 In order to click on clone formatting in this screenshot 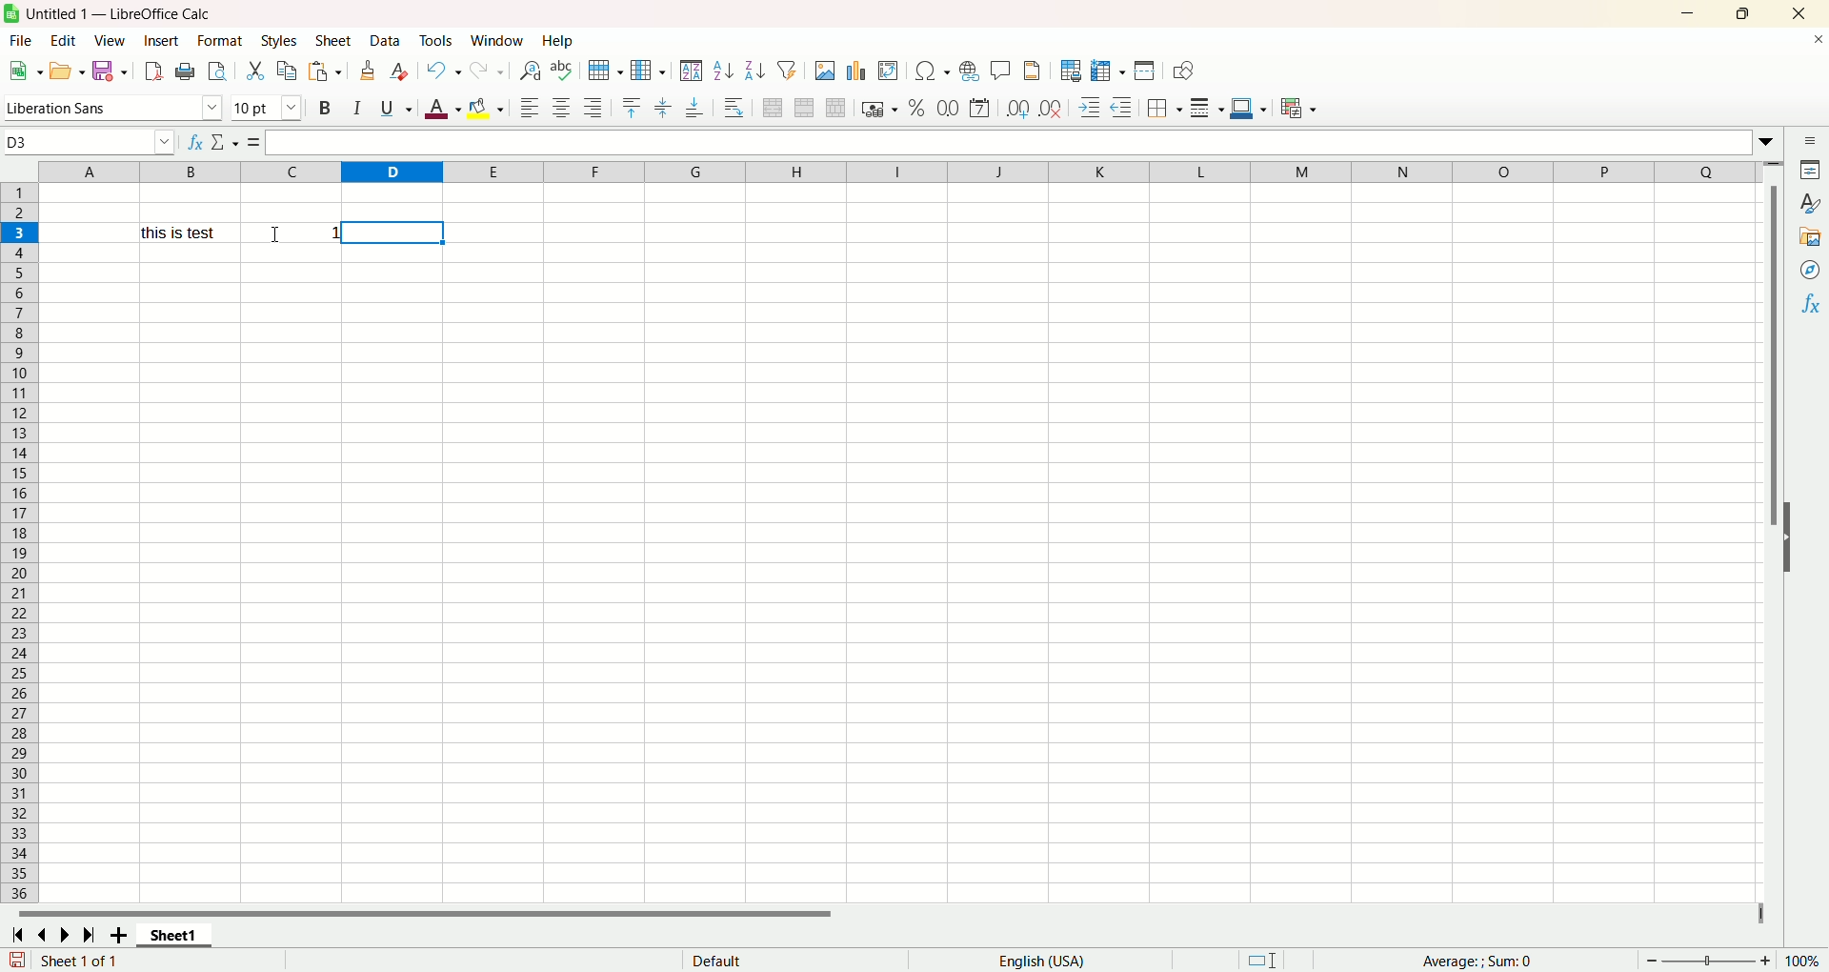, I will do `click(370, 70)`.